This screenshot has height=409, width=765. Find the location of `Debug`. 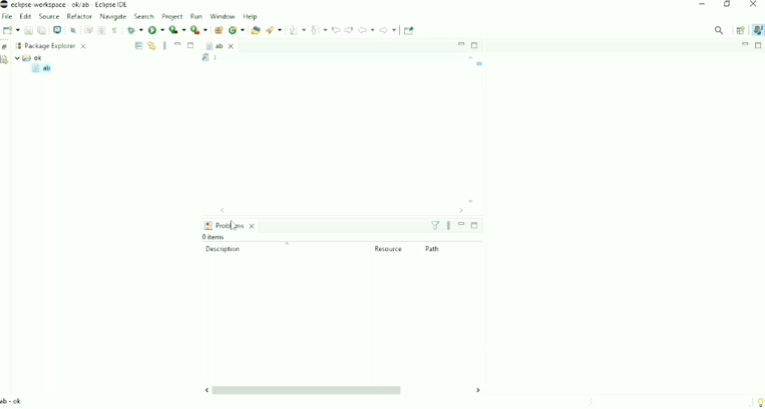

Debug is located at coordinates (135, 30).